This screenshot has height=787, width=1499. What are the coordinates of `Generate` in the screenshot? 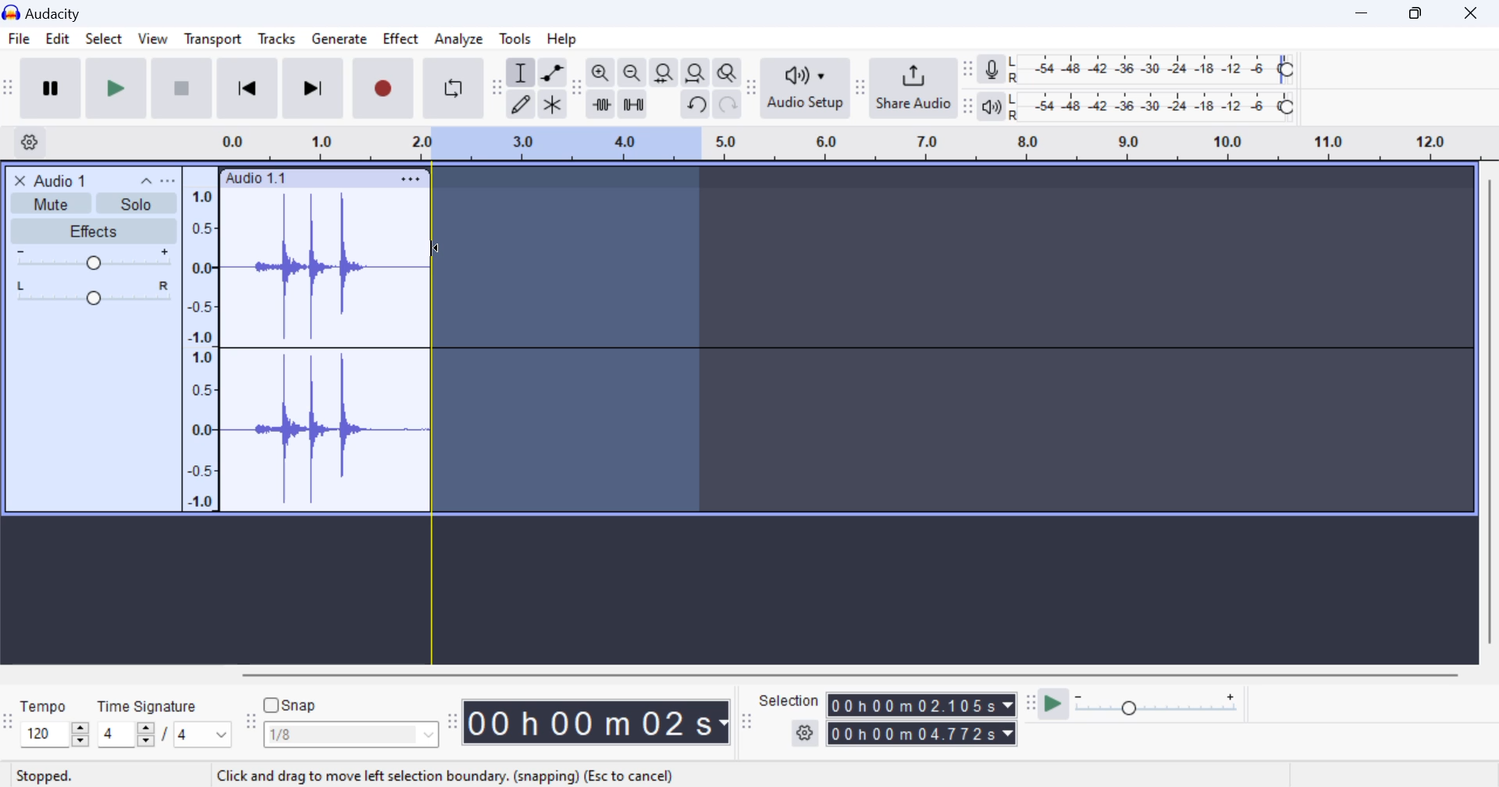 It's located at (339, 40).